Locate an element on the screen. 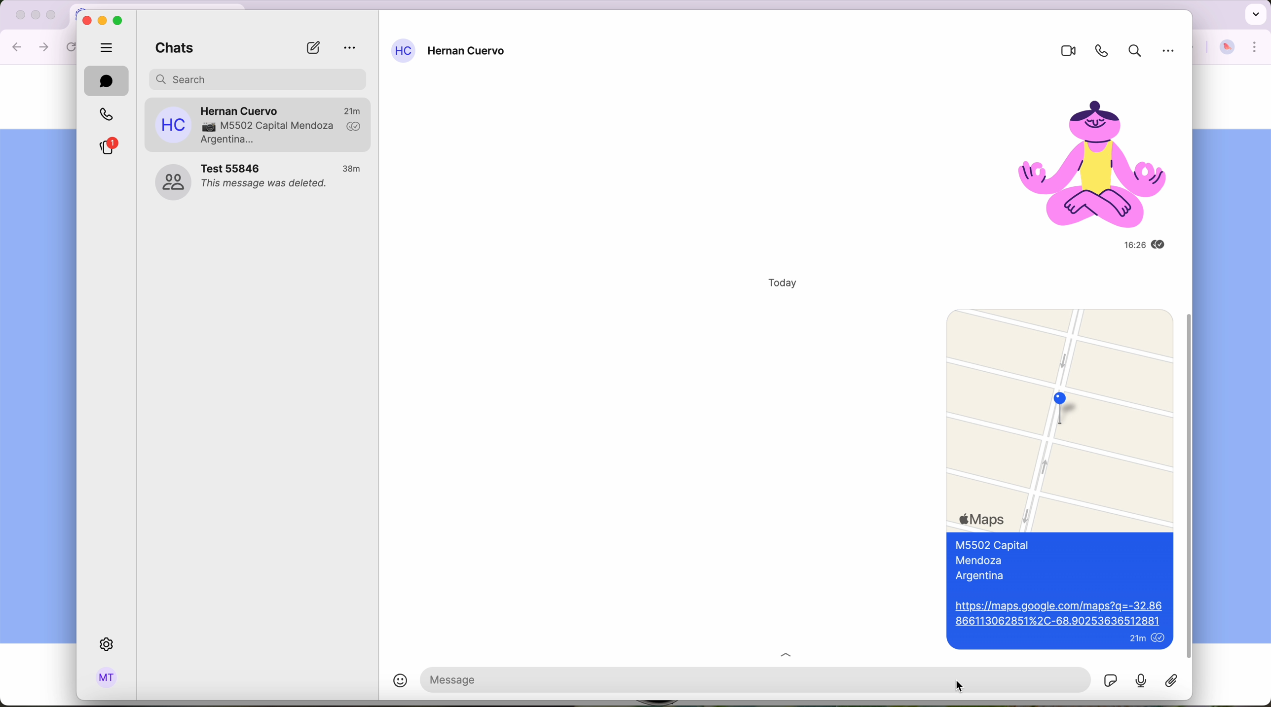 Image resolution: width=1271 pixels, height=707 pixels. 16:26 is located at coordinates (1122, 245).